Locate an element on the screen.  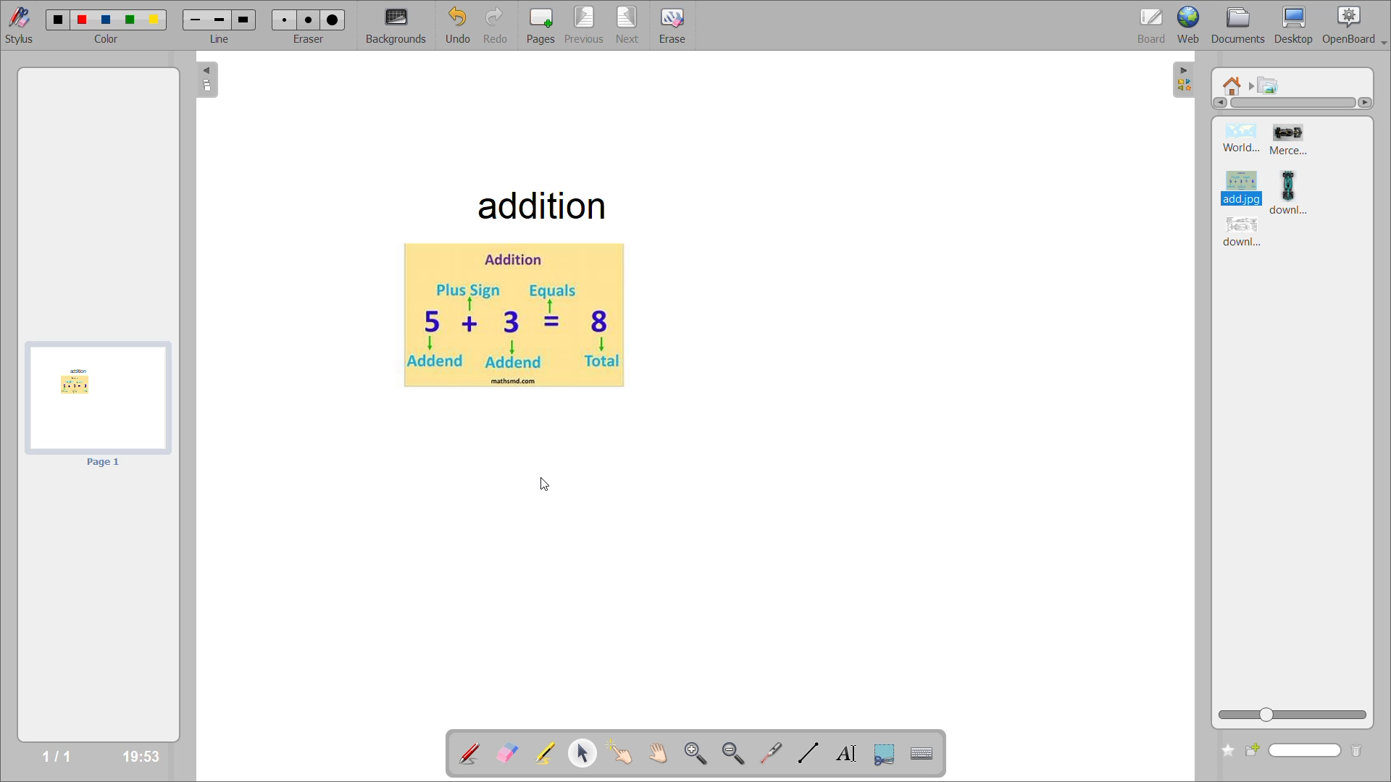
documents is located at coordinates (1244, 25).